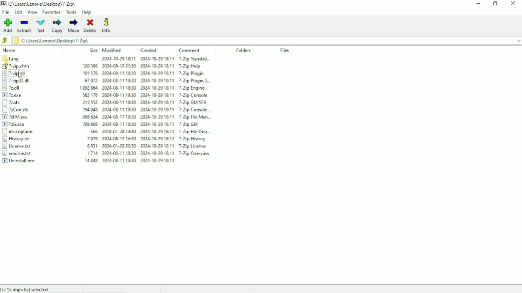  I want to click on 0/15 object(s) selected, so click(26, 289).